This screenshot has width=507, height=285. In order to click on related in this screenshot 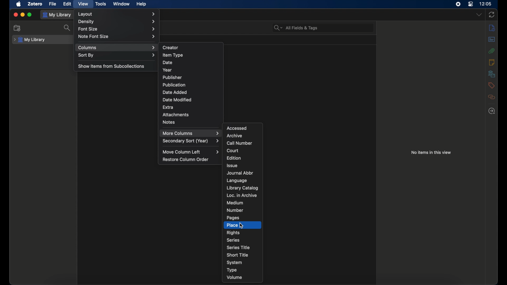, I will do `click(492, 97)`.